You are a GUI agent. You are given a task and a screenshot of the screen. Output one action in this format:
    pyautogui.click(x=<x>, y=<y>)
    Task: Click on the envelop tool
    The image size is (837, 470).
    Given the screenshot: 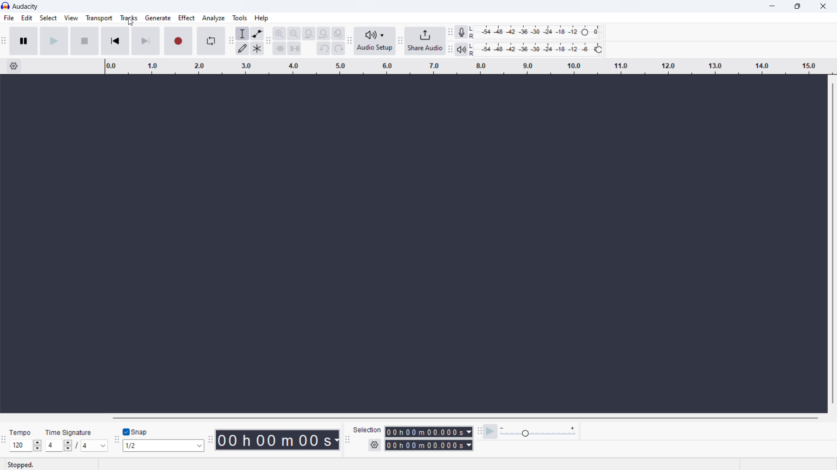 What is the action you would take?
    pyautogui.click(x=257, y=34)
    